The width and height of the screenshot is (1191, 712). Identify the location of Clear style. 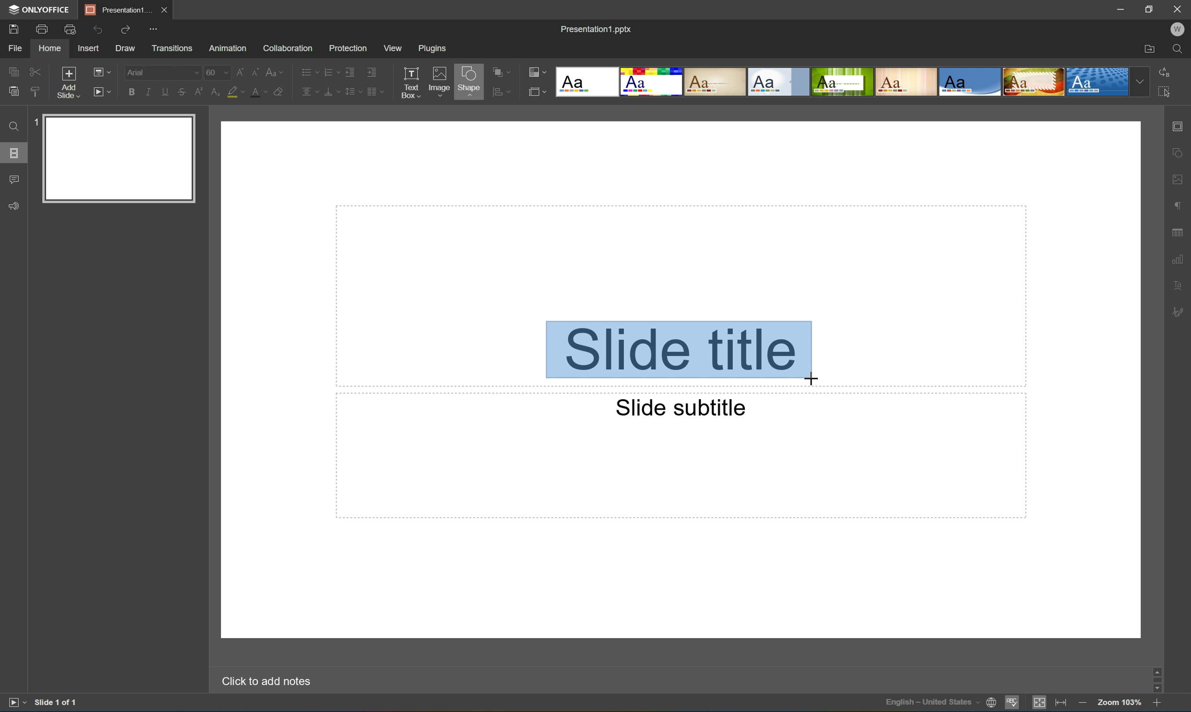
(284, 92).